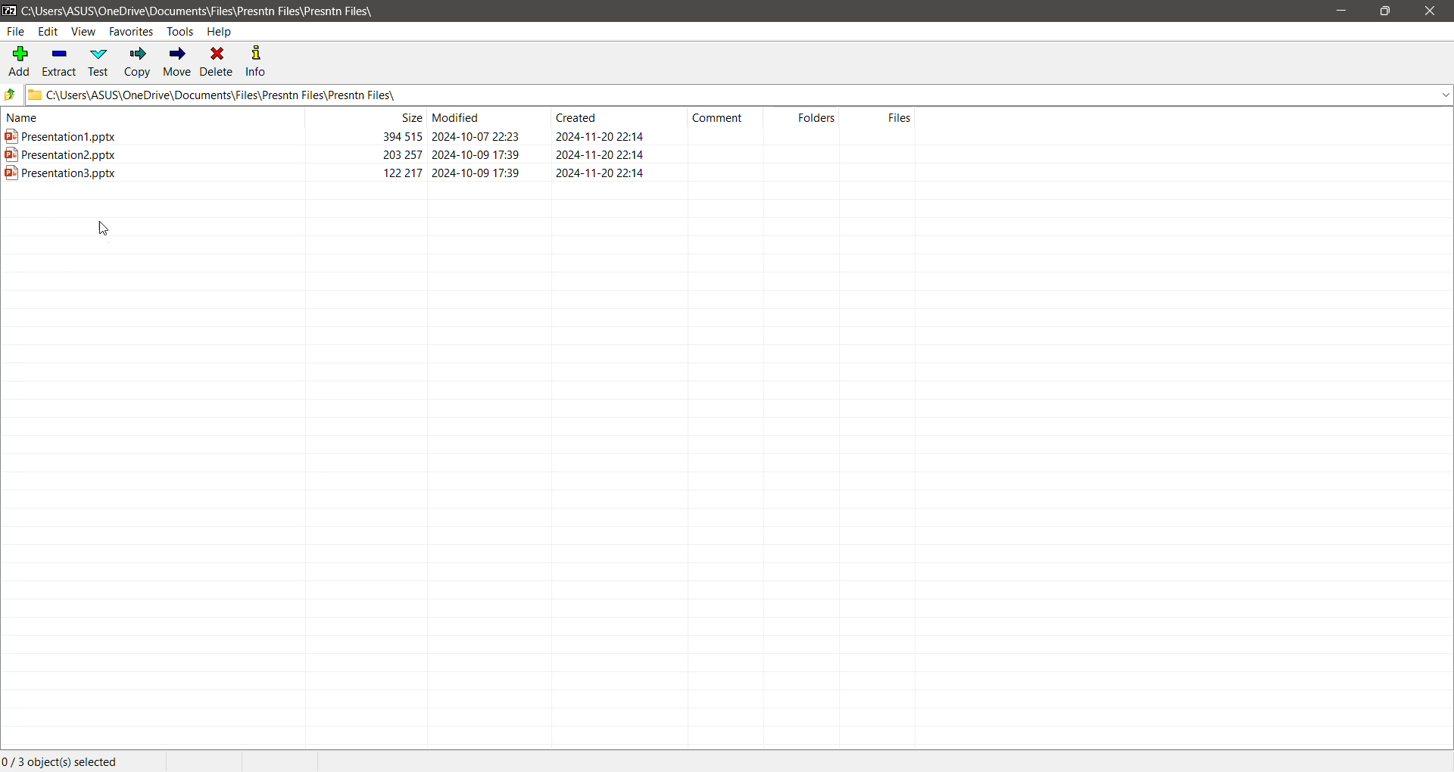  What do you see at coordinates (409, 117) in the screenshot?
I see `size` at bounding box center [409, 117].